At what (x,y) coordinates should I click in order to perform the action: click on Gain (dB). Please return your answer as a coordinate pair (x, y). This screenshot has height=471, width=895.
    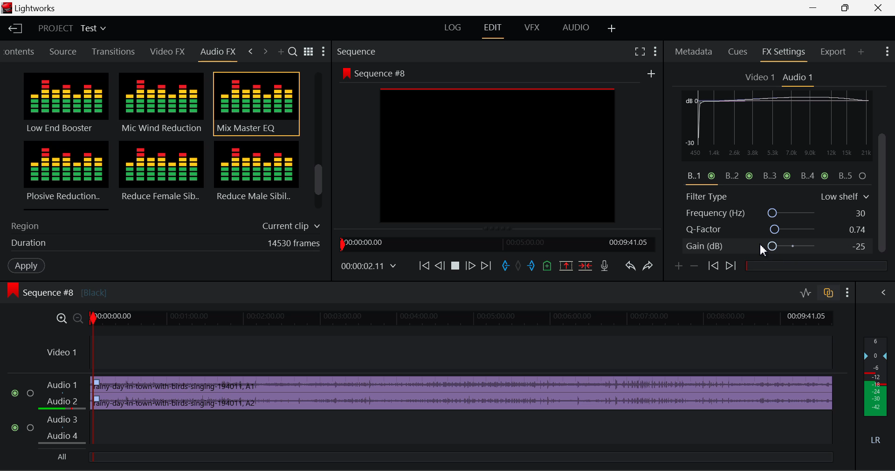
    Looking at the image, I should click on (776, 248).